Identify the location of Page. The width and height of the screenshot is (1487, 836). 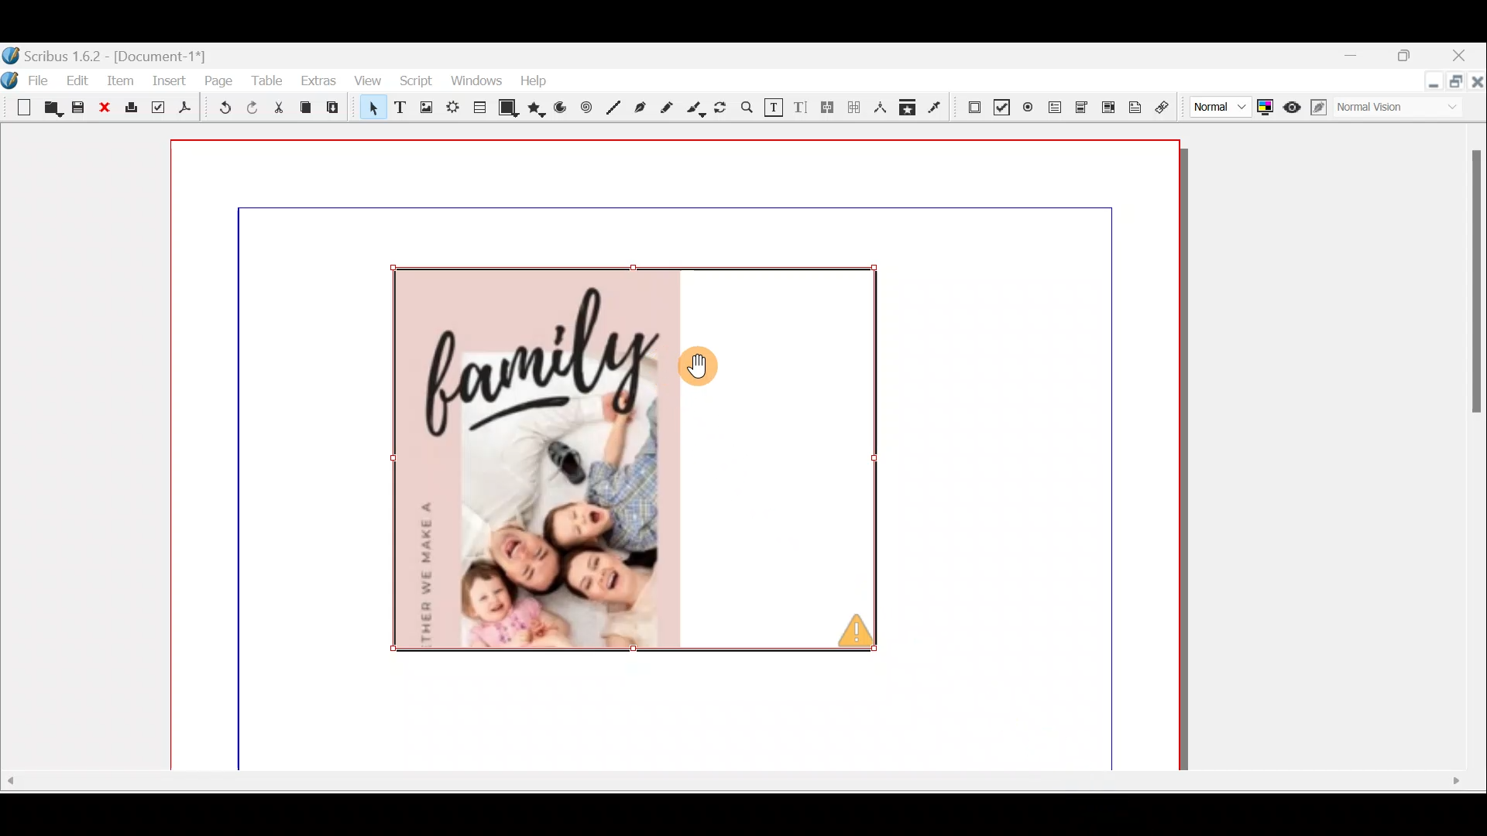
(219, 80).